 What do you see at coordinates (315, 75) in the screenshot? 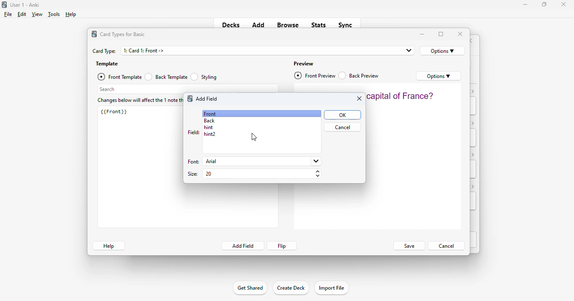
I see `front preview` at bounding box center [315, 75].